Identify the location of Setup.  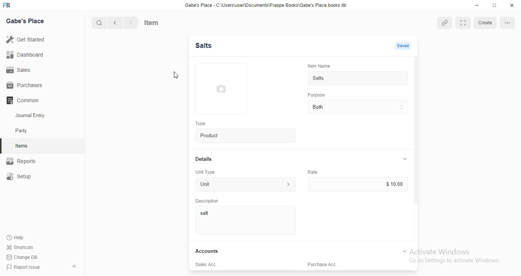
(20, 177).